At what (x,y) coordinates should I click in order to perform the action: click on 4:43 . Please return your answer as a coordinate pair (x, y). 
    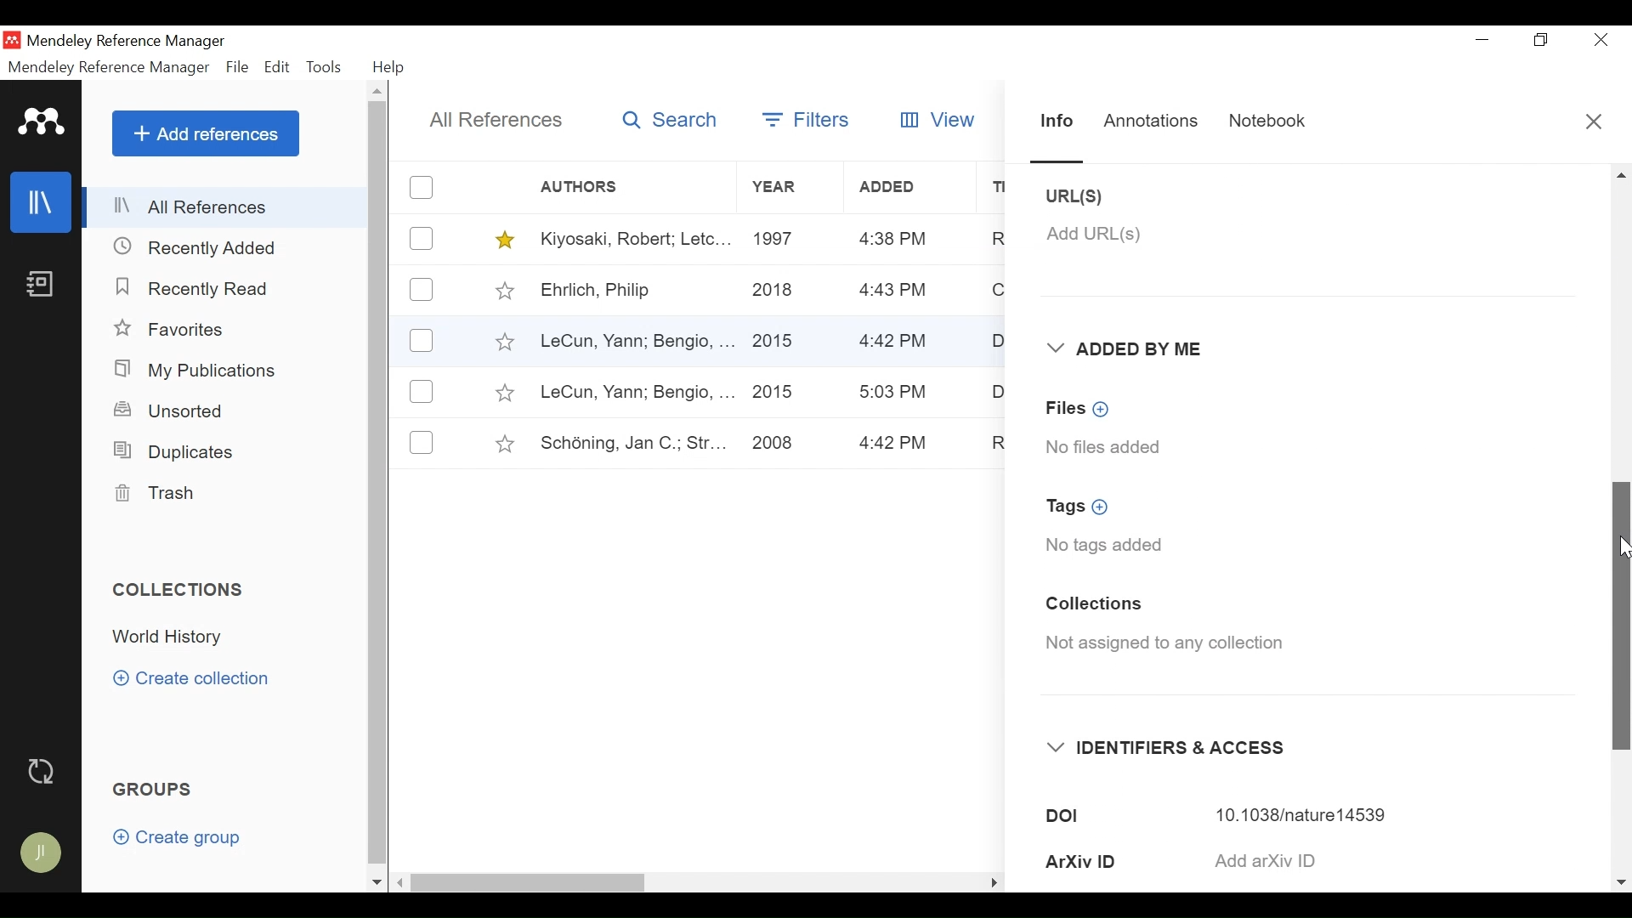
    Looking at the image, I should click on (894, 291).